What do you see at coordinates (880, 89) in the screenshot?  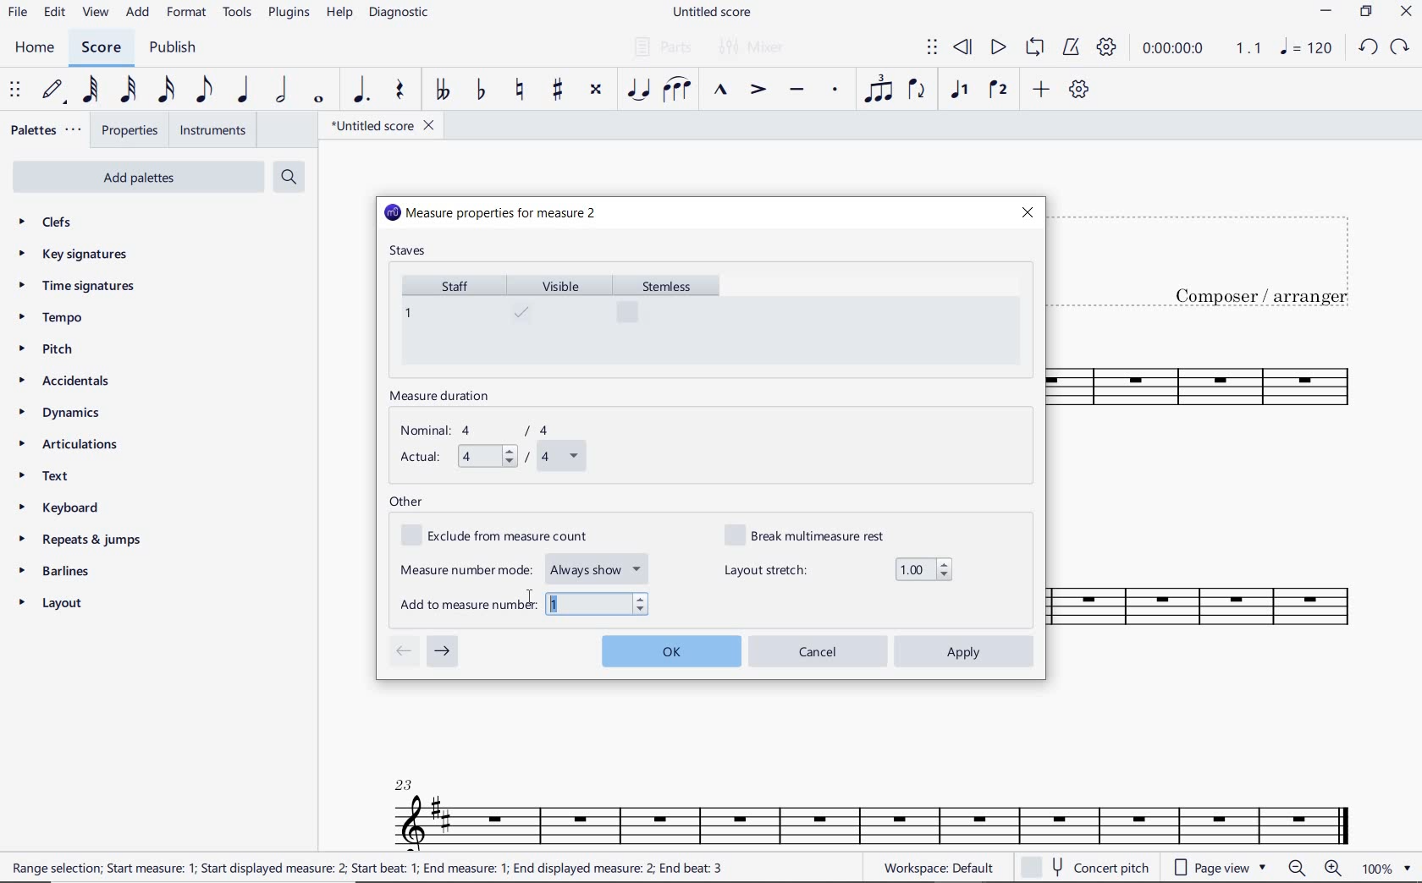 I see `TUPLET` at bounding box center [880, 89].